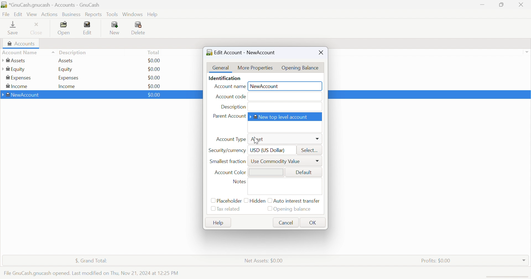 The height and width of the screenshot is (279, 531). What do you see at coordinates (6, 15) in the screenshot?
I see `File` at bounding box center [6, 15].